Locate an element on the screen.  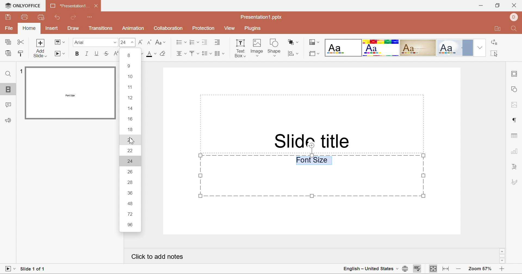
12 is located at coordinates (131, 97).